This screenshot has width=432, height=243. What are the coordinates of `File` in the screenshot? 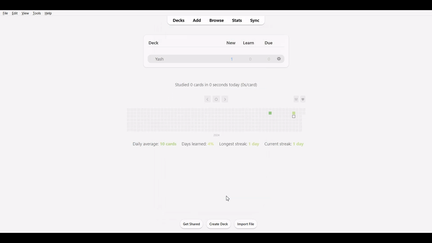 It's located at (5, 13).